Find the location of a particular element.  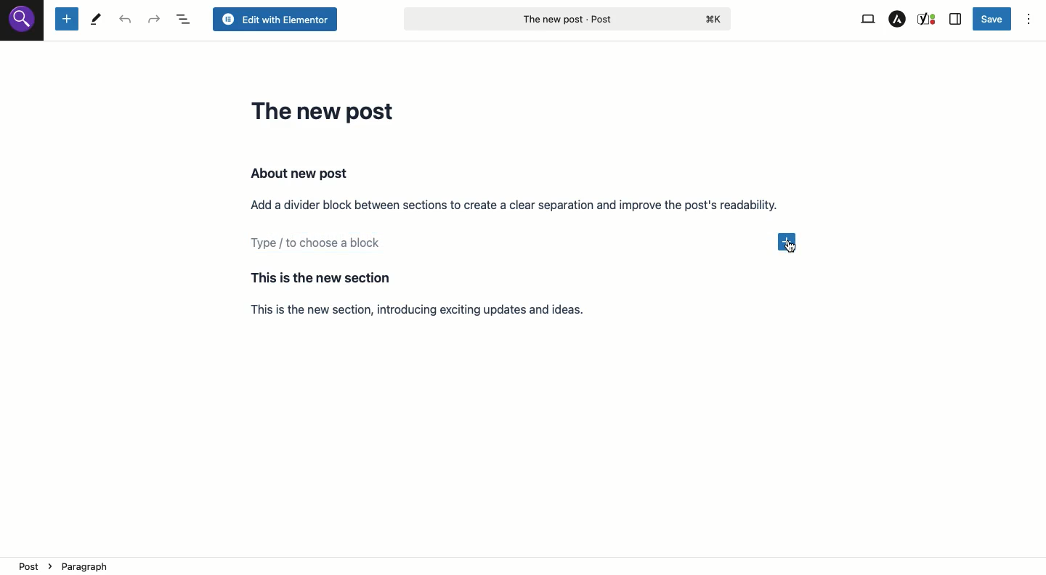

Save is located at coordinates (993, 18).